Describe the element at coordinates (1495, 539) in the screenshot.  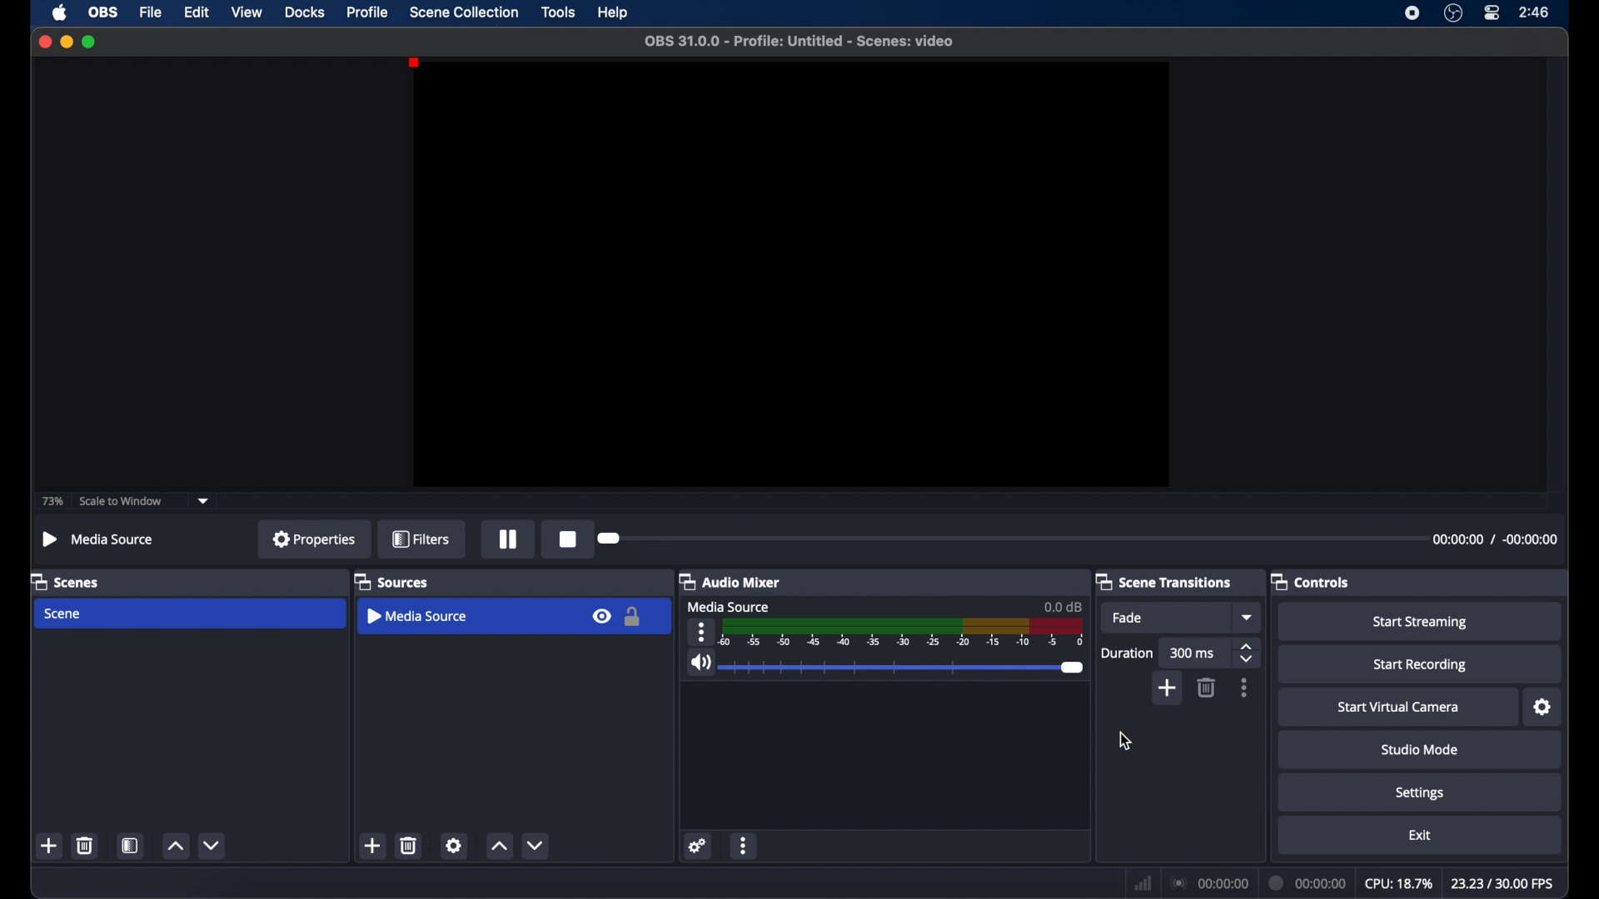
I see `duration` at that location.